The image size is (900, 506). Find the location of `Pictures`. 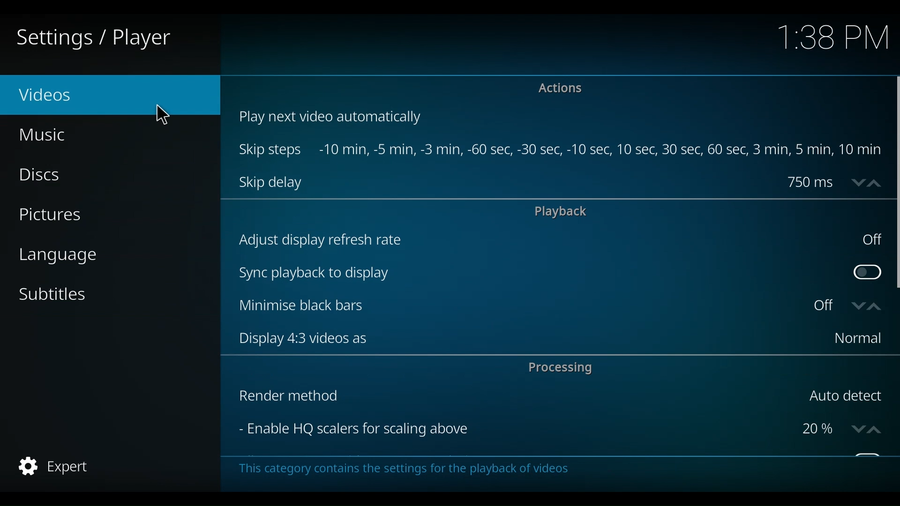

Pictures is located at coordinates (53, 216).